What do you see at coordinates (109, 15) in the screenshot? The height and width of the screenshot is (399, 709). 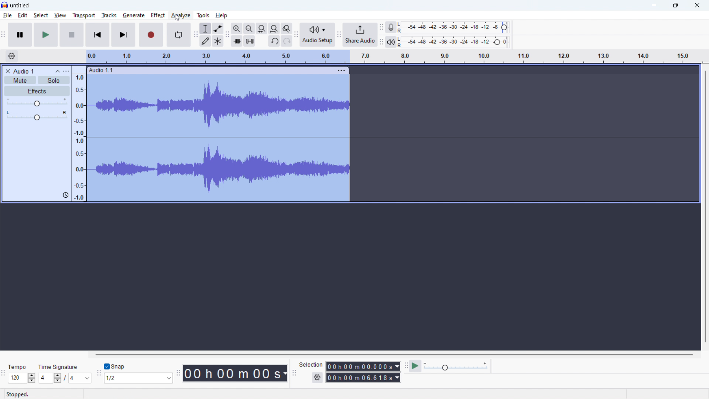 I see `tracks` at bounding box center [109, 15].